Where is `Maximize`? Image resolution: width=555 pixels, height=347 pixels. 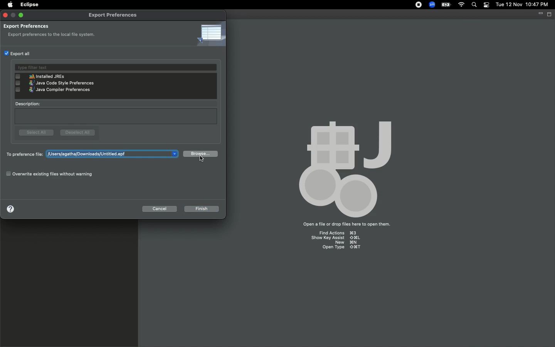 Maximize is located at coordinates (21, 15).